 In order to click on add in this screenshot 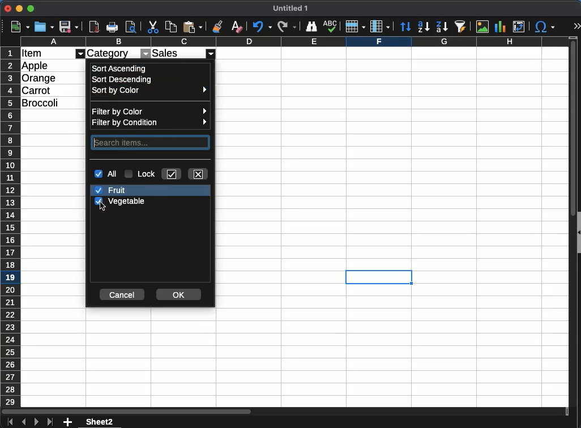, I will do `click(67, 422)`.